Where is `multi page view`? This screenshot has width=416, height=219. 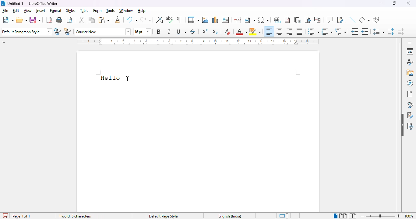 multi page view is located at coordinates (343, 216).